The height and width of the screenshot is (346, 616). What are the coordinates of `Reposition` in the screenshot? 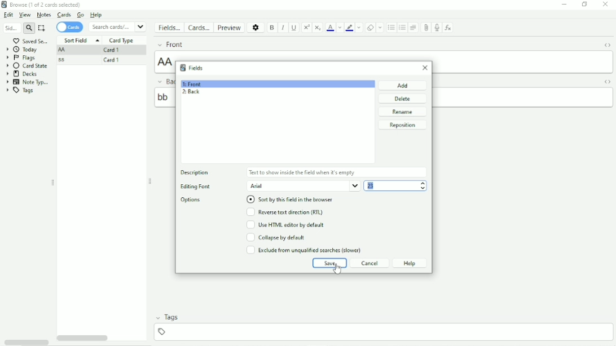 It's located at (403, 125).